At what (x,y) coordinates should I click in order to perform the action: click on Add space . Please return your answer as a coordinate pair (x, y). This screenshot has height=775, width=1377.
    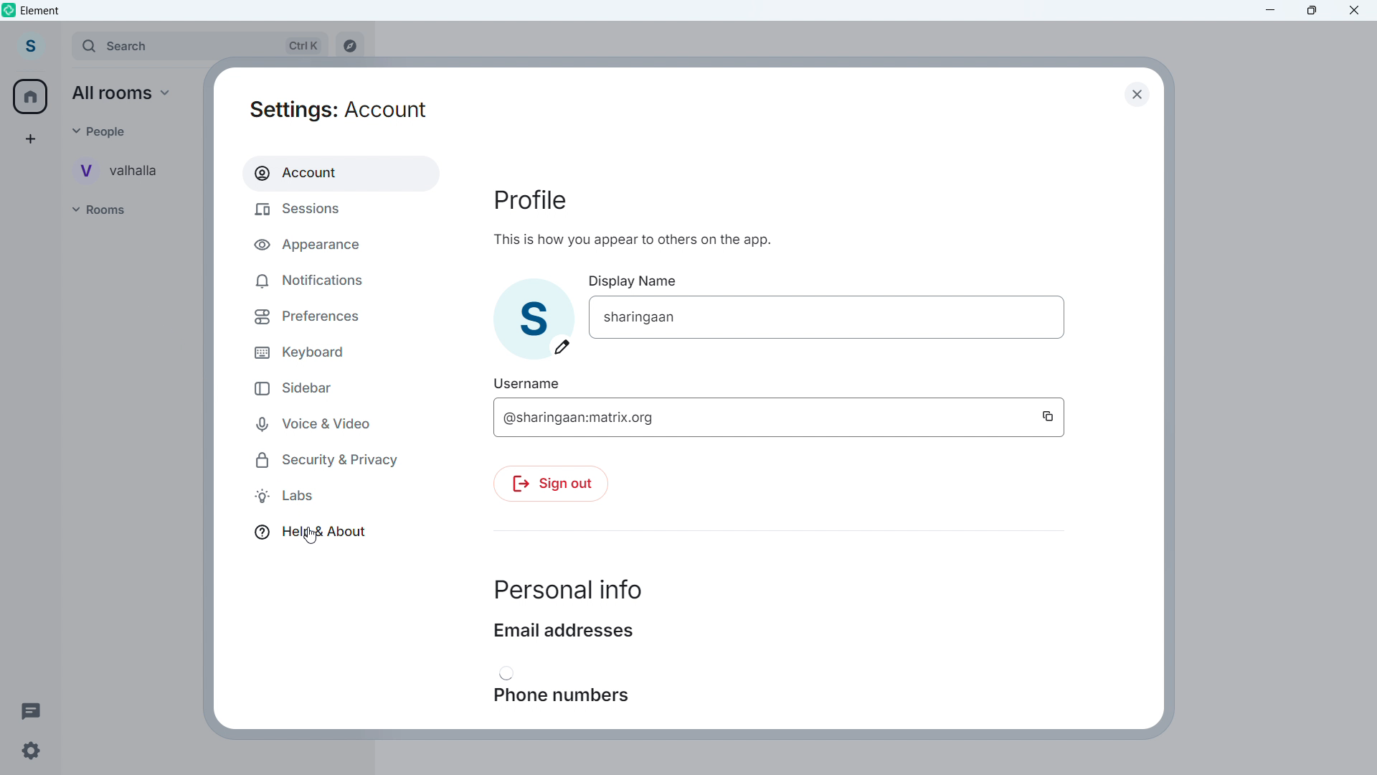
    Looking at the image, I should click on (29, 138).